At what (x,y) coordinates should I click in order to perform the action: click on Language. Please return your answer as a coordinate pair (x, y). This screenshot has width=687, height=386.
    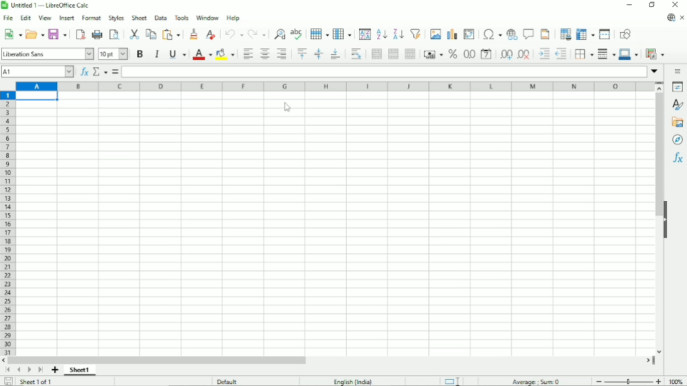
    Looking at the image, I should click on (354, 380).